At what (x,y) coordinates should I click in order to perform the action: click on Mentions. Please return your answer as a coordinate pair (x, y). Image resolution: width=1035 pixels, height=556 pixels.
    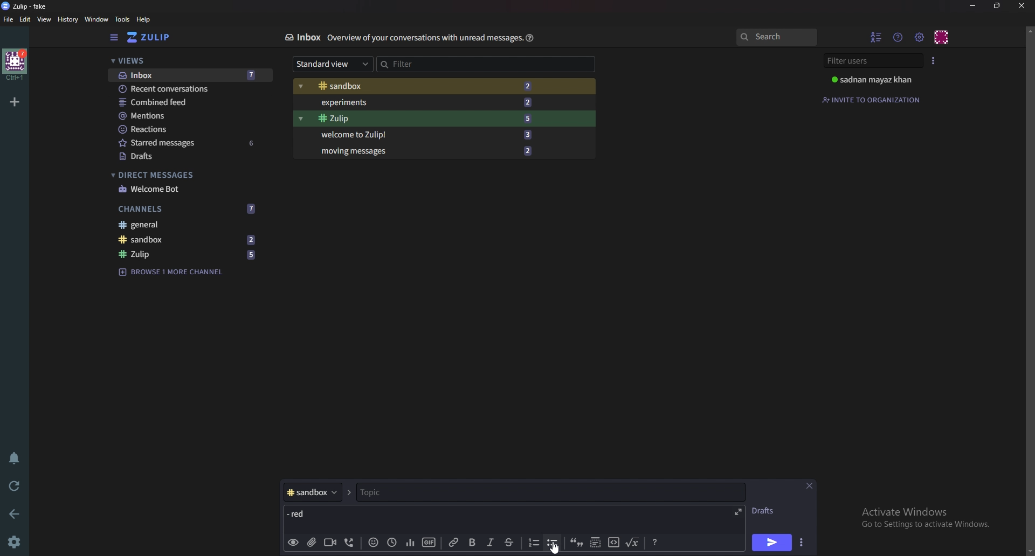
    Looking at the image, I should click on (189, 116).